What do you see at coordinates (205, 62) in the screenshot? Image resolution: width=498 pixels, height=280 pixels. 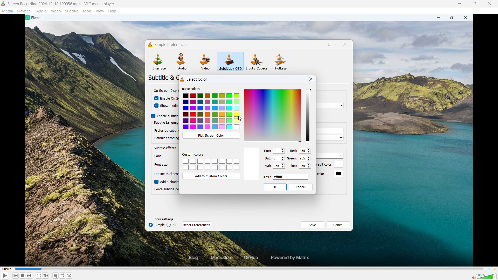 I see `Video ` at bounding box center [205, 62].